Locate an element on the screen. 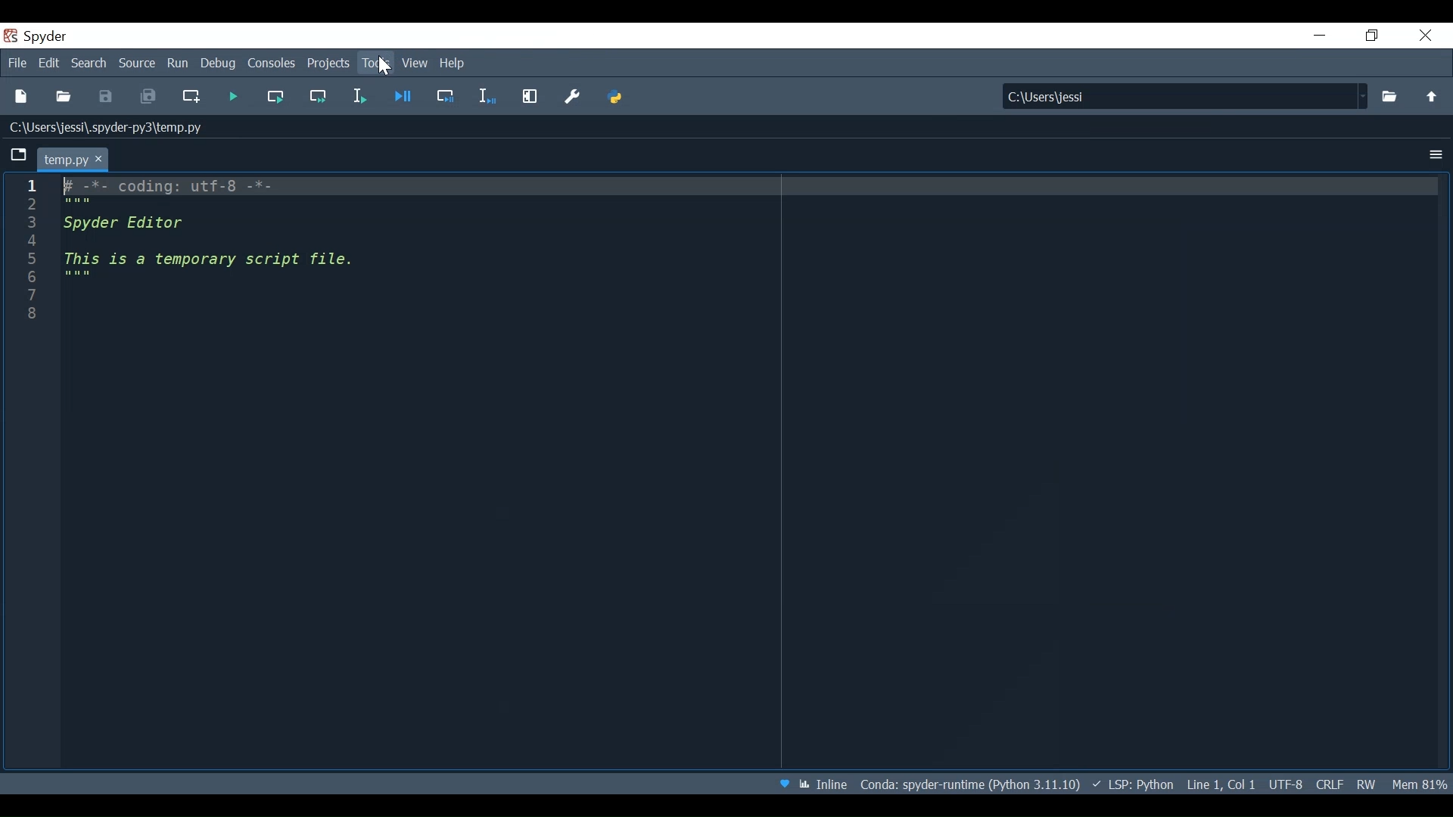 This screenshot has width=1453, height=817. Debug selection or current line is located at coordinates (485, 98).